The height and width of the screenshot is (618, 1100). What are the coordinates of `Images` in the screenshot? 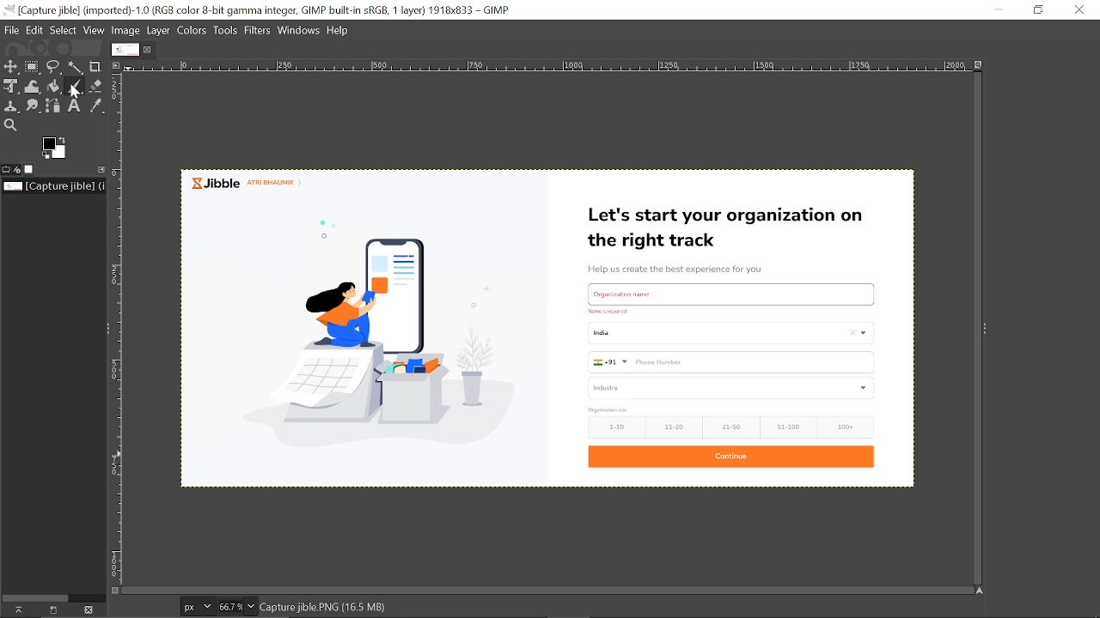 It's located at (32, 169).